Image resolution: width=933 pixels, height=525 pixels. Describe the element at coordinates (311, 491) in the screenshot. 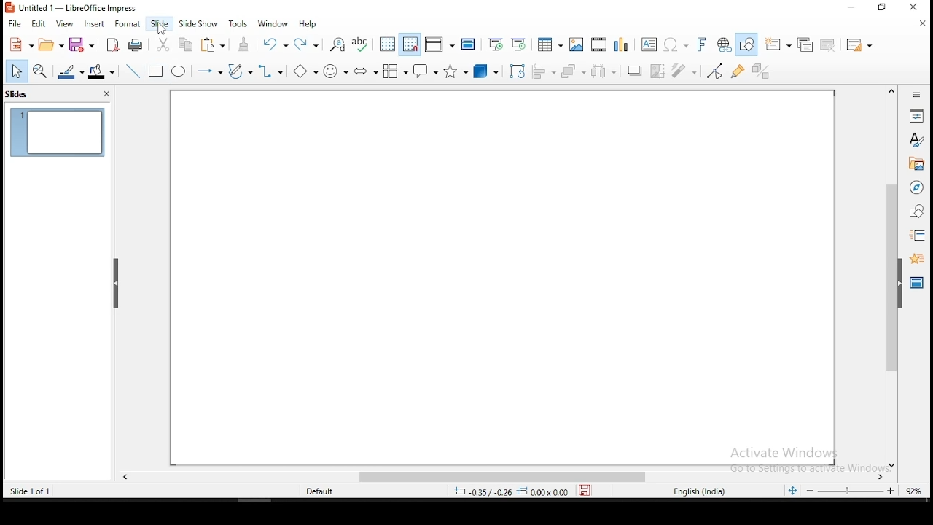

I see `default` at that location.